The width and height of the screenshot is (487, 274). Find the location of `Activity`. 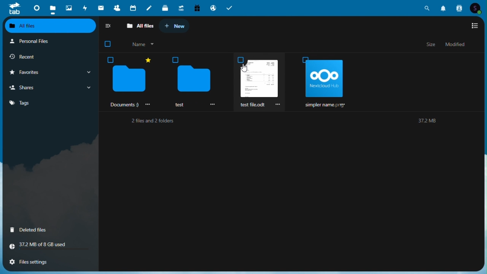

Activity is located at coordinates (86, 8).